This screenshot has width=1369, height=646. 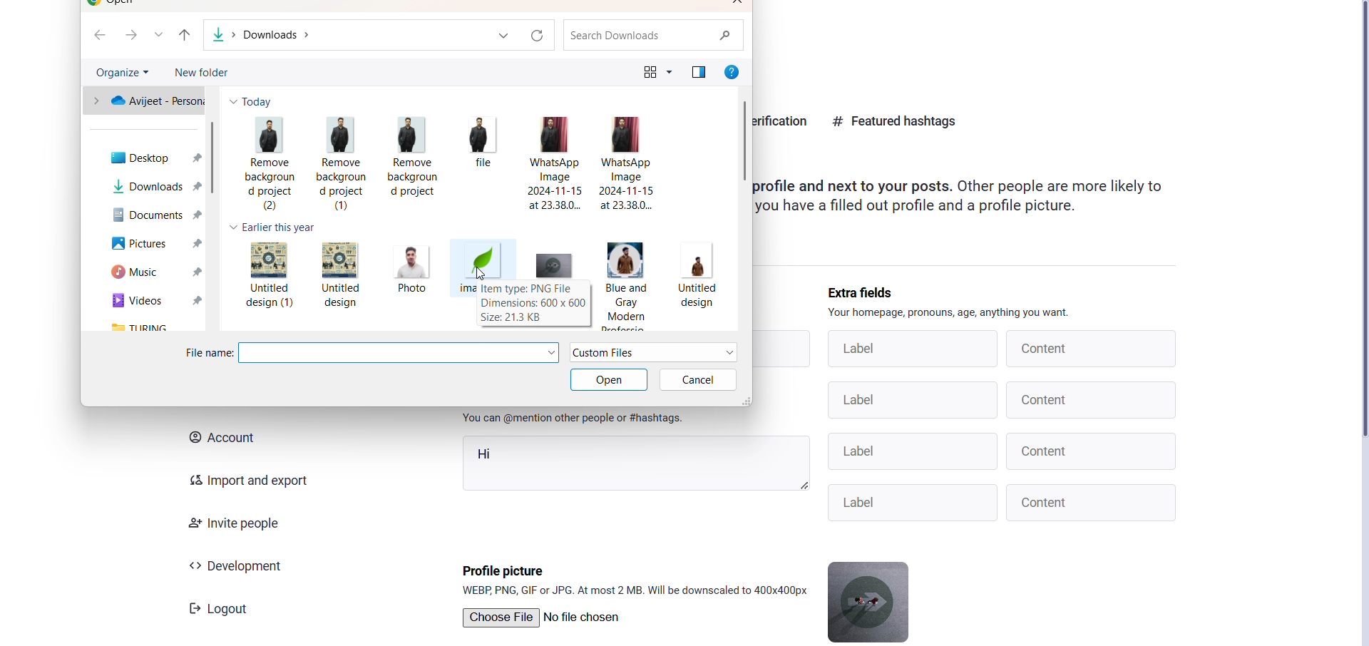 What do you see at coordinates (483, 159) in the screenshot?
I see `file` at bounding box center [483, 159].